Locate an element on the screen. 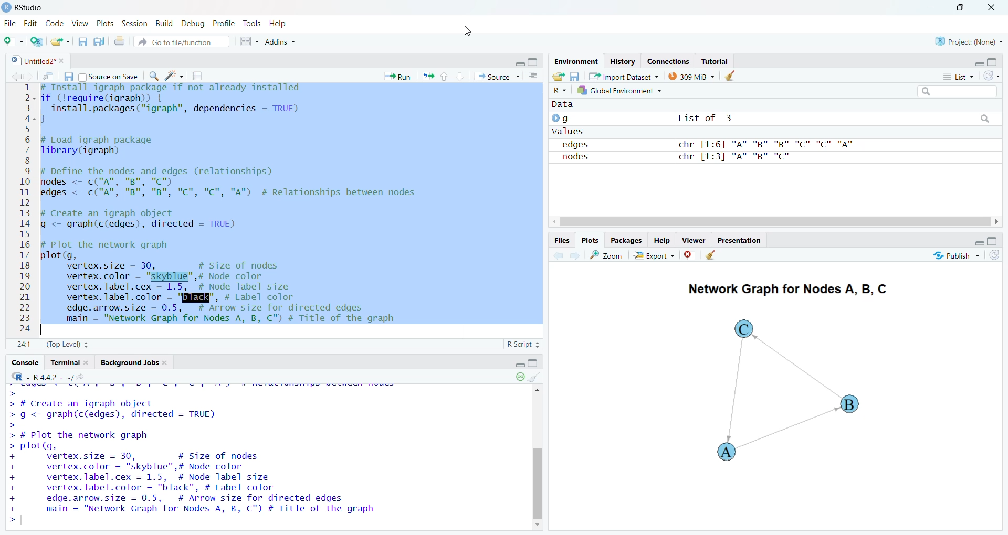  1:! is located at coordinates (18, 346).